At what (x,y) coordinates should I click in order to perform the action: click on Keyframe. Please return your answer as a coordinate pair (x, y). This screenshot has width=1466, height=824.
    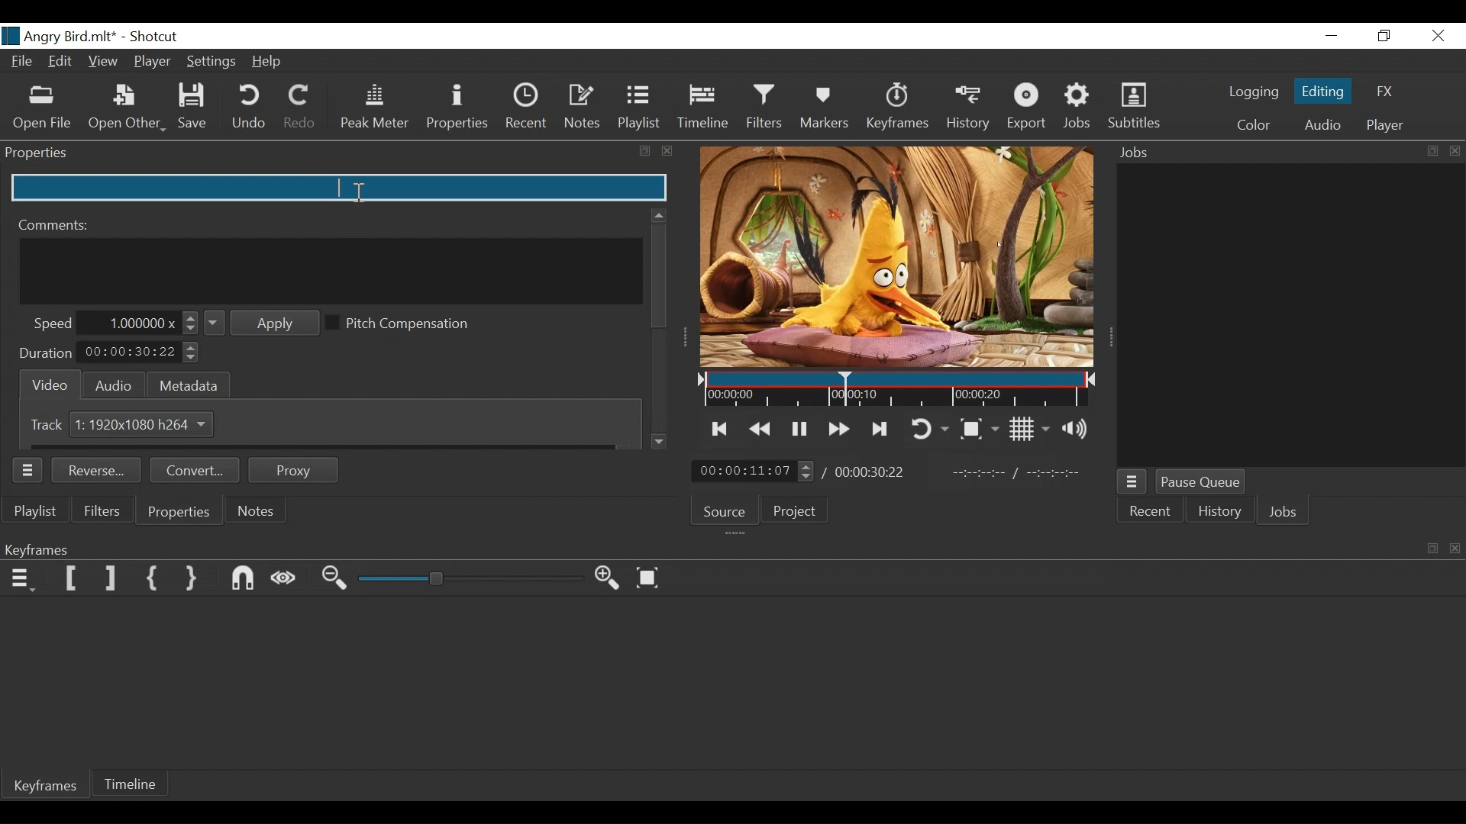
    Looking at the image, I should click on (899, 109).